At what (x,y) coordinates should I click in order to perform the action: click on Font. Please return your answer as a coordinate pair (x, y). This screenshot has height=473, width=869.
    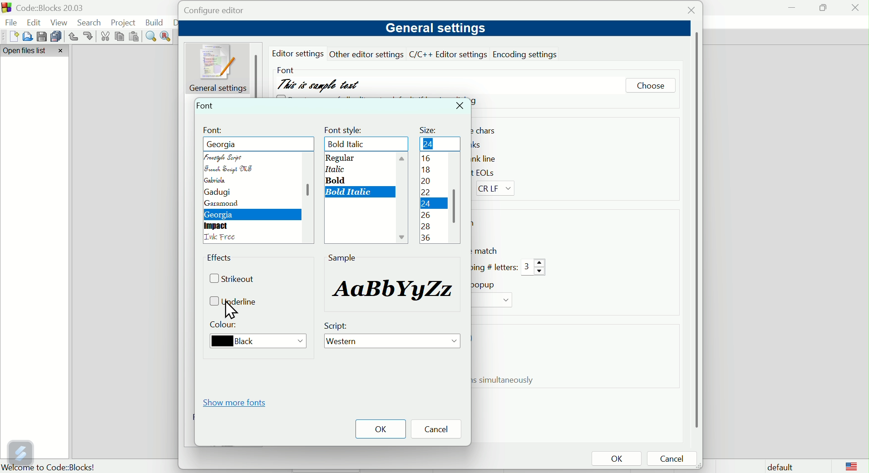
    Looking at the image, I should click on (207, 105).